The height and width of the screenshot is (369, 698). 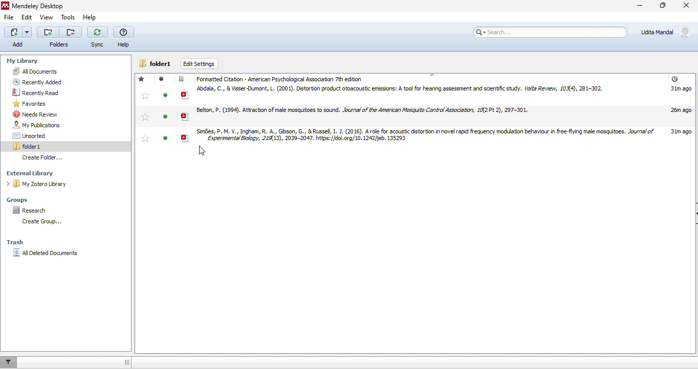 What do you see at coordinates (96, 38) in the screenshot?
I see `sync` at bounding box center [96, 38].